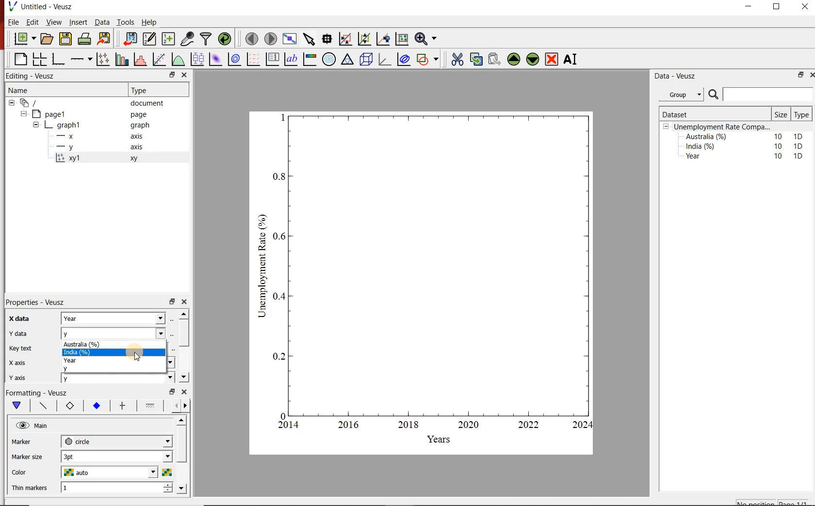 Image resolution: width=815 pixels, height=506 pixels. What do you see at coordinates (166, 472) in the screenshot?
I see `choose color` at bounding box center [166, 472].